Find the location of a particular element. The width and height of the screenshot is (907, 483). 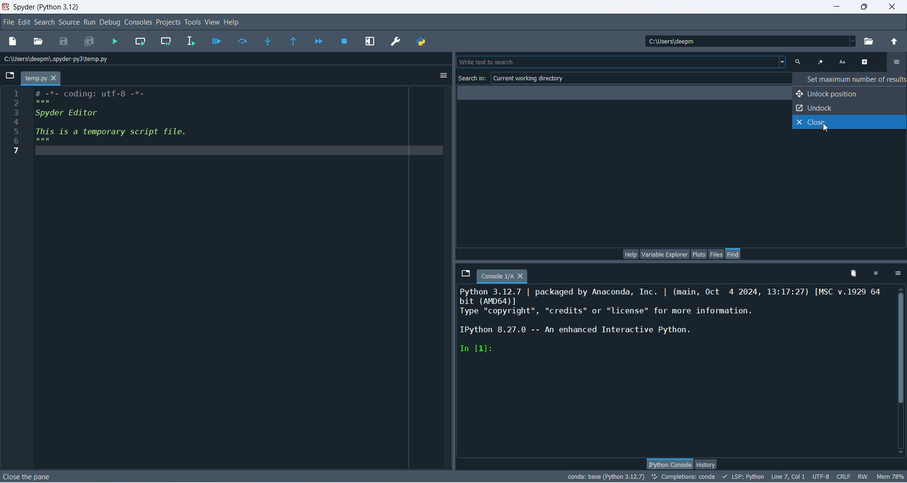

temp.py is located at coordinates (42, 78).